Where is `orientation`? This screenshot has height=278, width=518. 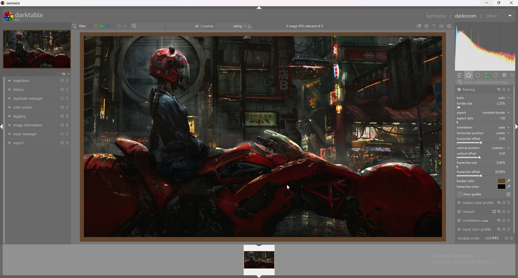
orientation is located at coordinates (484, 128).